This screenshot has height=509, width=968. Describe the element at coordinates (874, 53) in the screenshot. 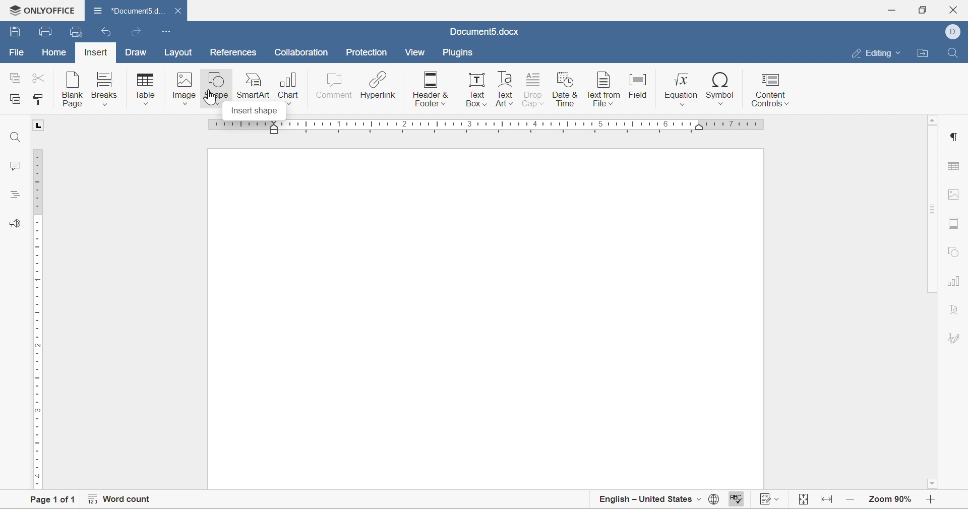

I see `editing` at that location.